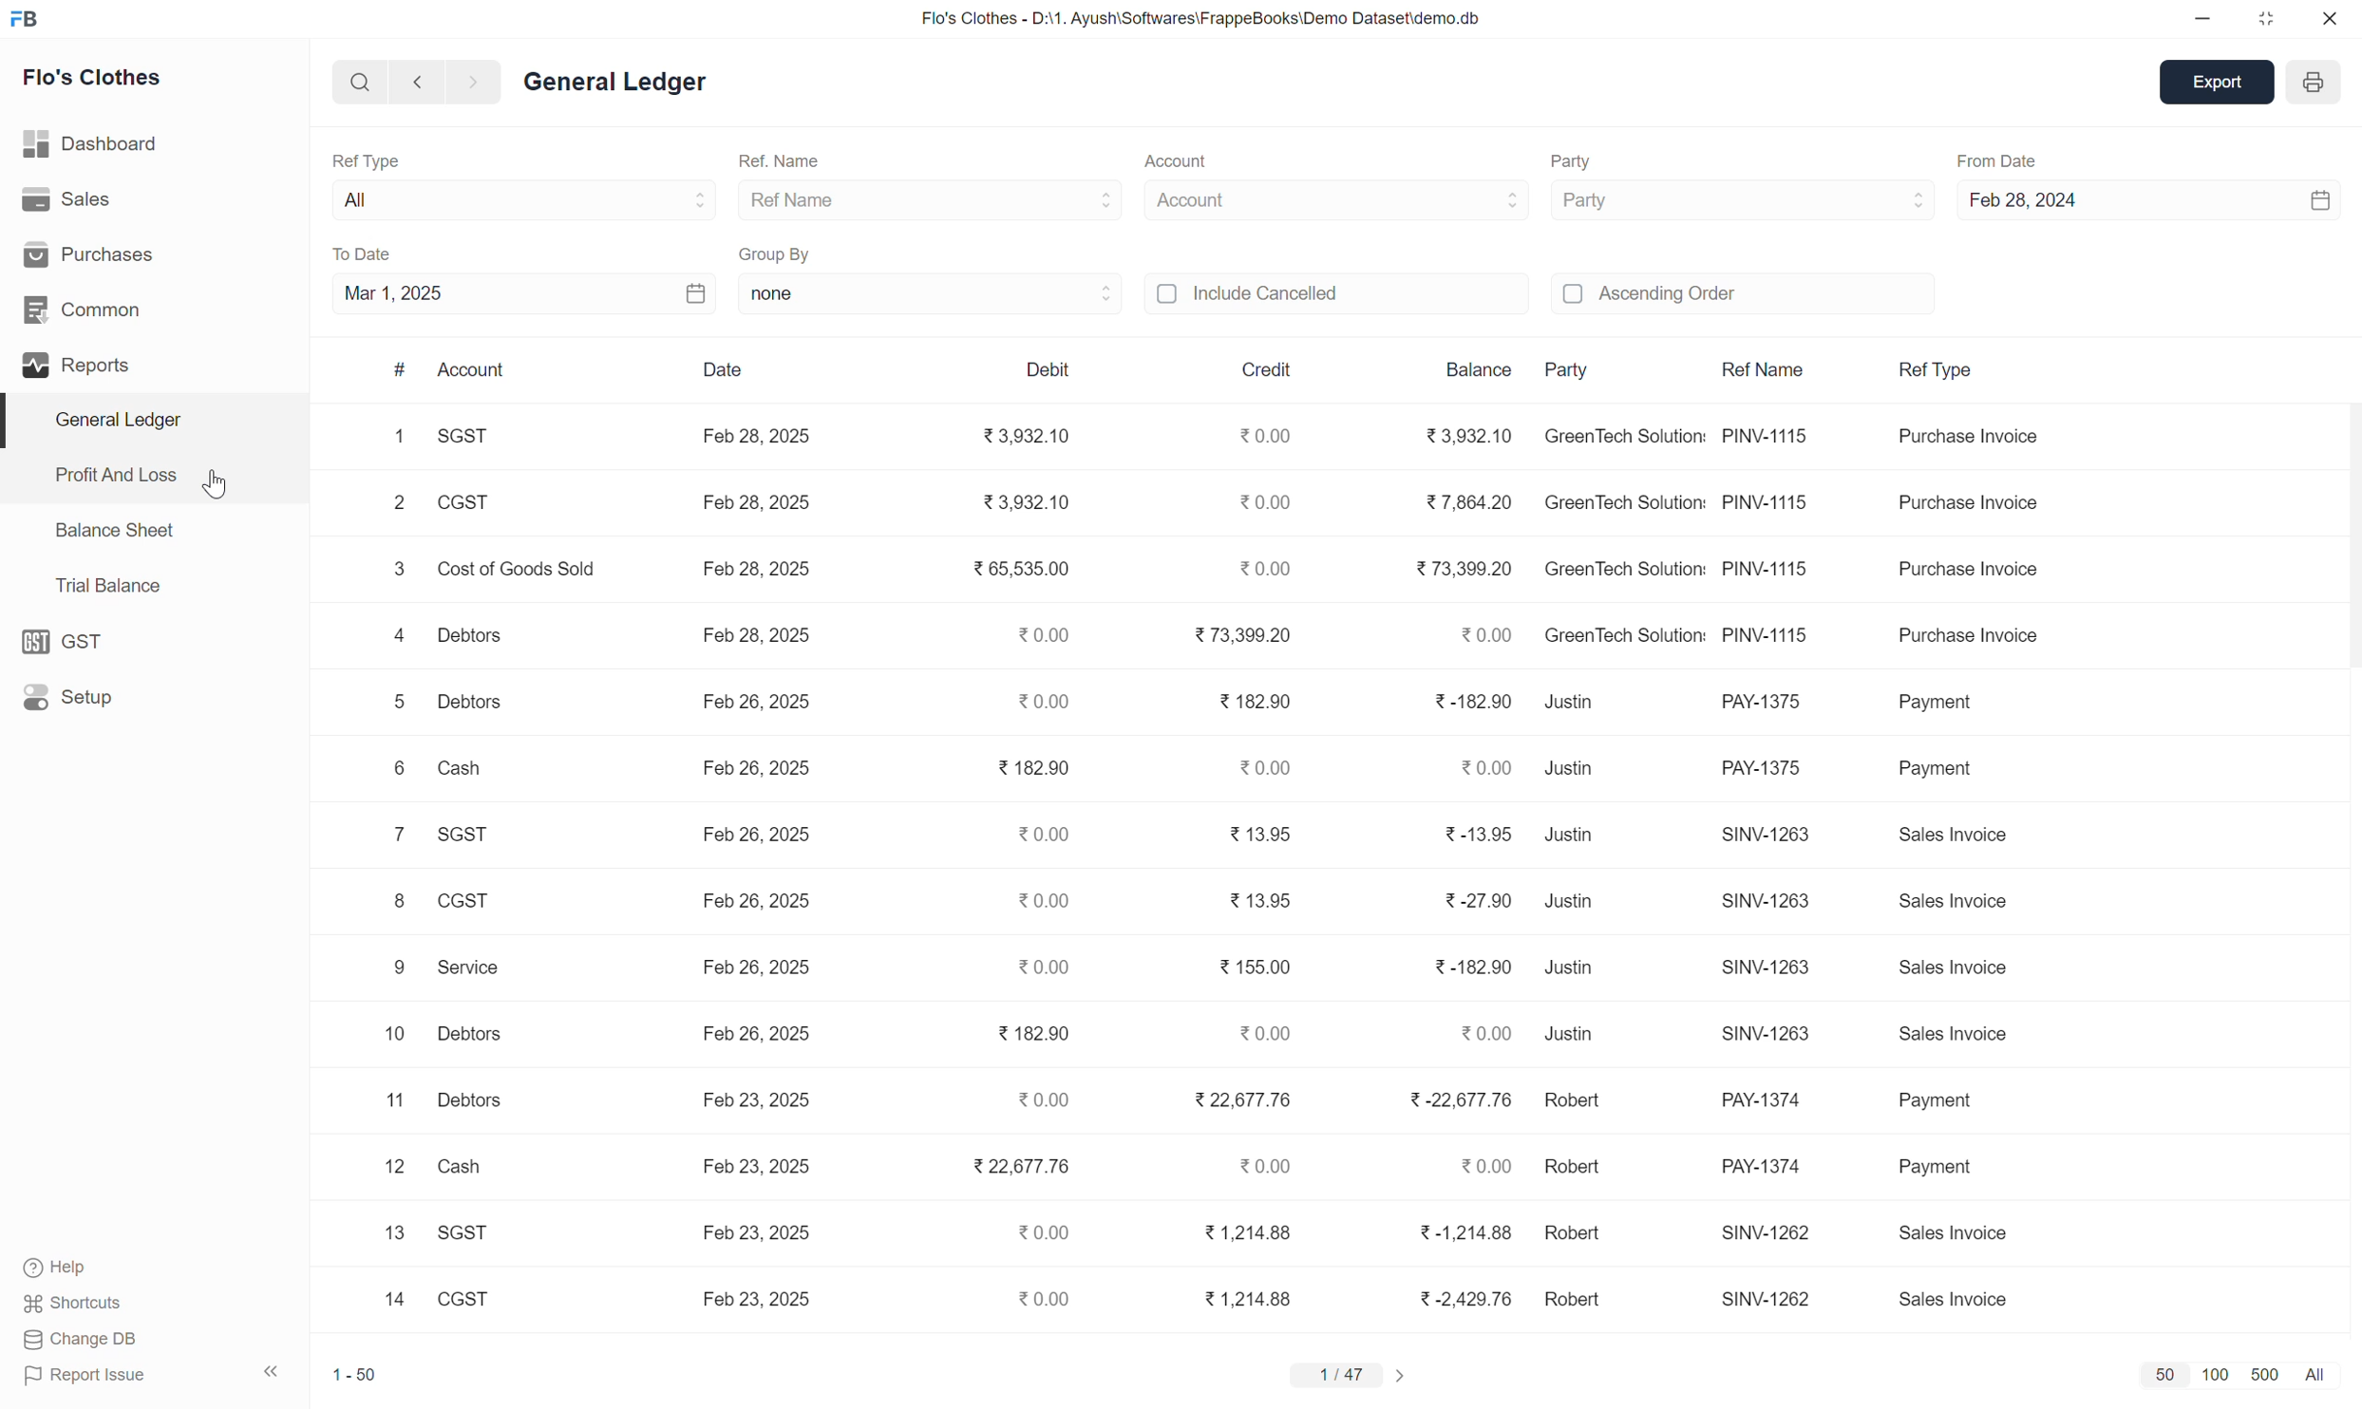 This screenshot has height=1409, width=2362. What do you see at coordinates (1572, 769) in the screenshot?
I see `Justin` at bounding box center [1572, 769].